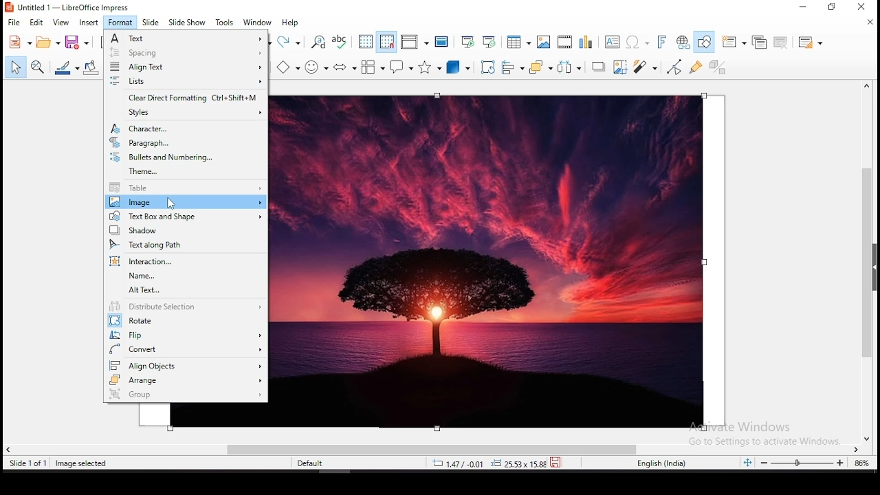  I want to click on interaction, so click(182, 261).